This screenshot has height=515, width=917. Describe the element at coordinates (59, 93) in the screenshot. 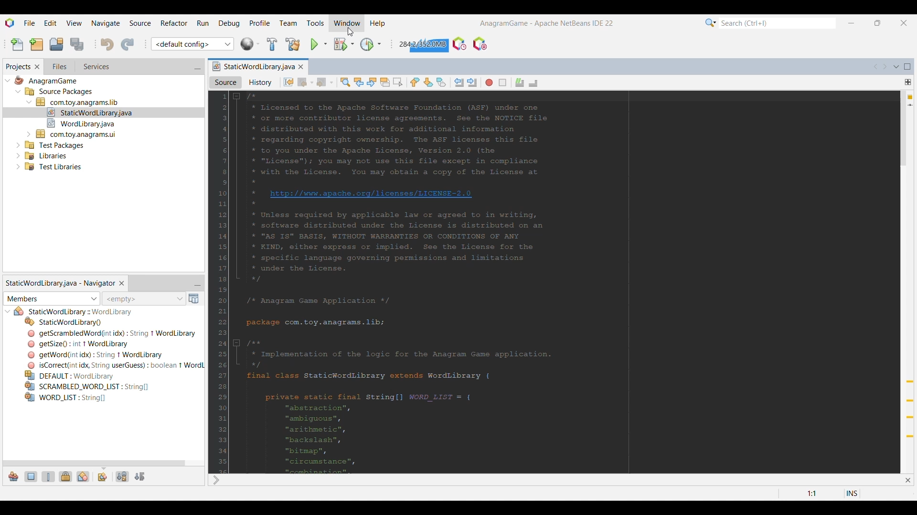

I see `` at that location.